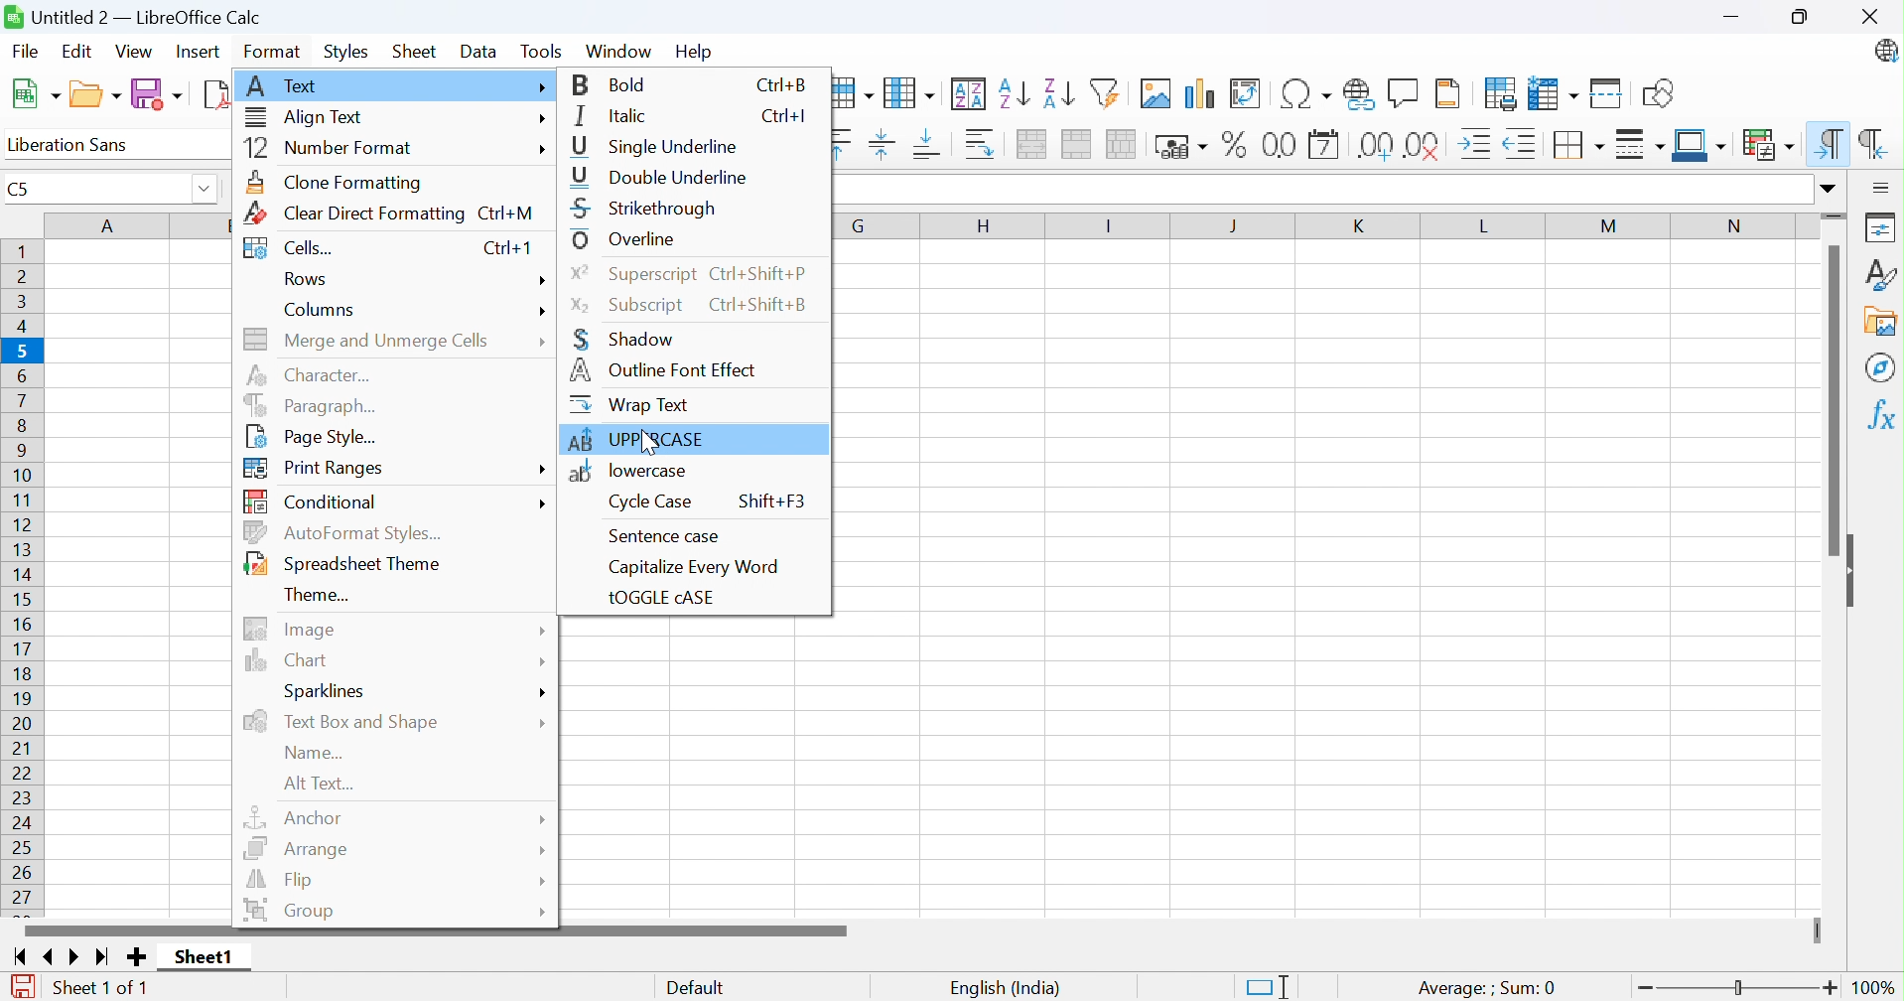 The image size is (1904, 1001). What do you see at coordinates (763, 306) in the screenshot?
I see `Ctrl+Shift+B` at bounding box center [763, 306].